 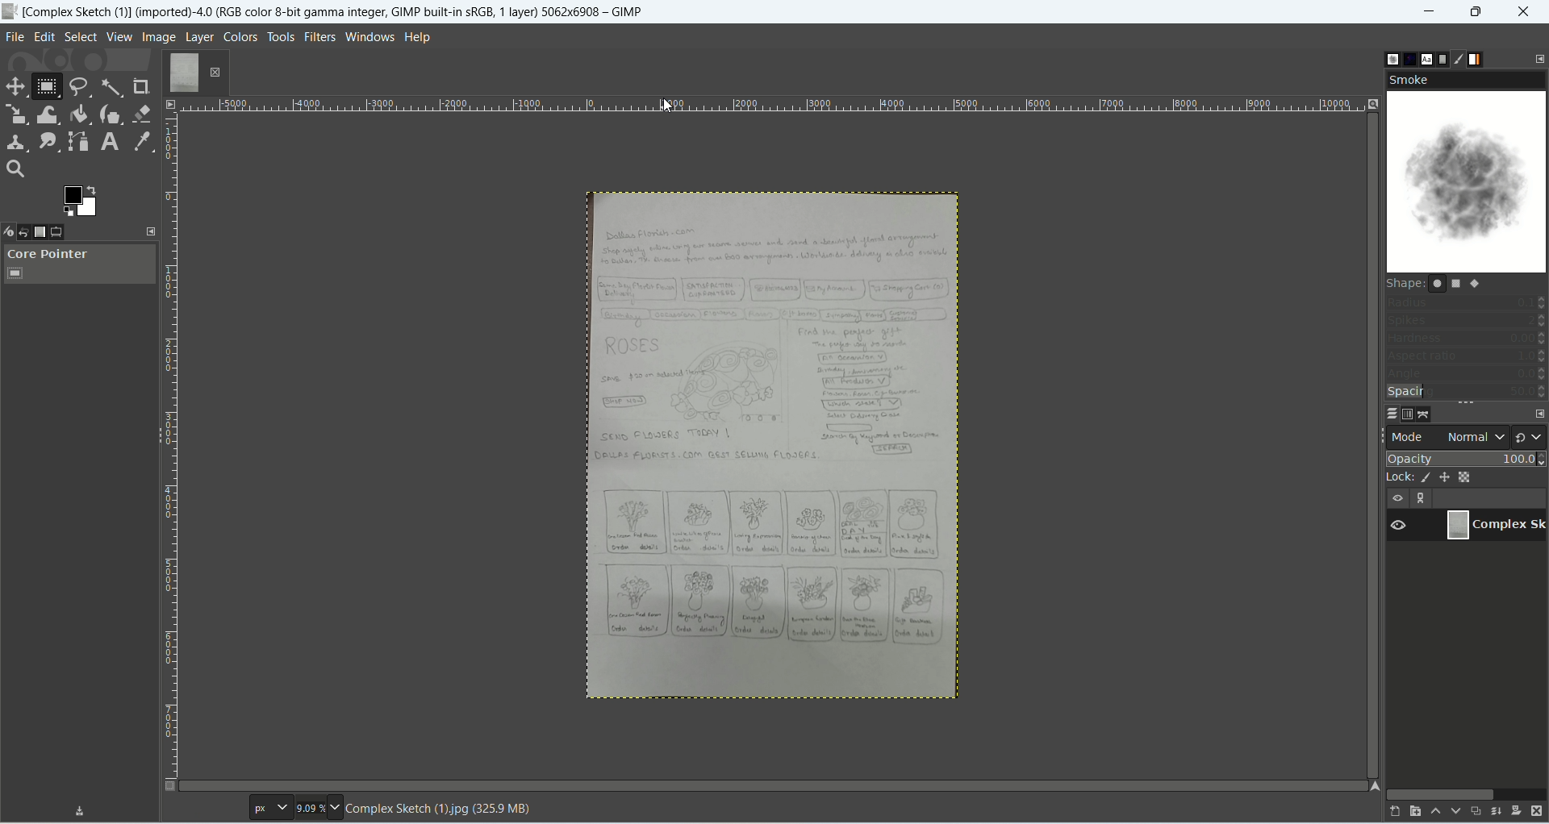 I want to click on create a new layer and add it to image, so click(x=1394, y=813).